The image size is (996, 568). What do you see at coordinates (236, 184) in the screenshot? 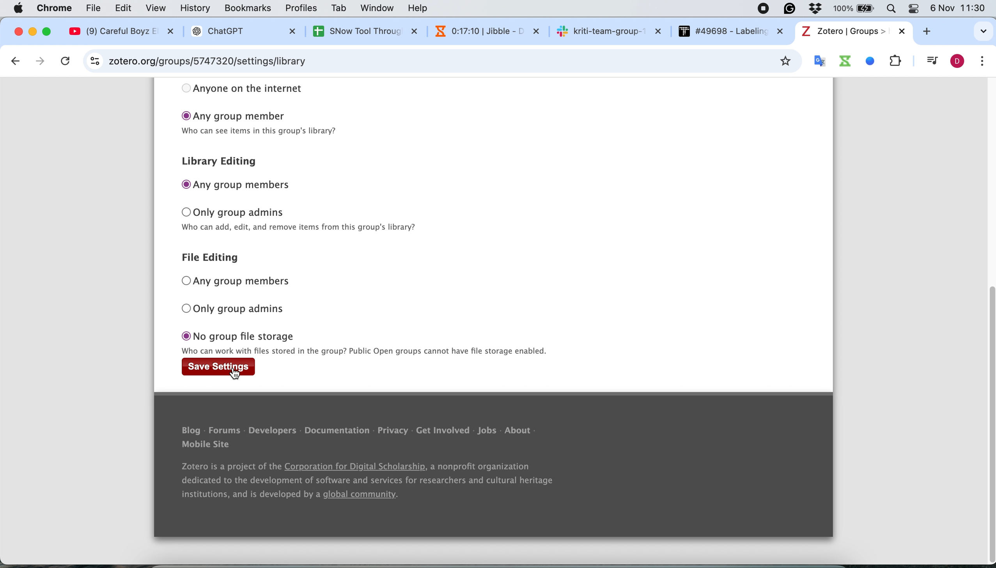
I see `any group members` at bounding box center [236, 184].